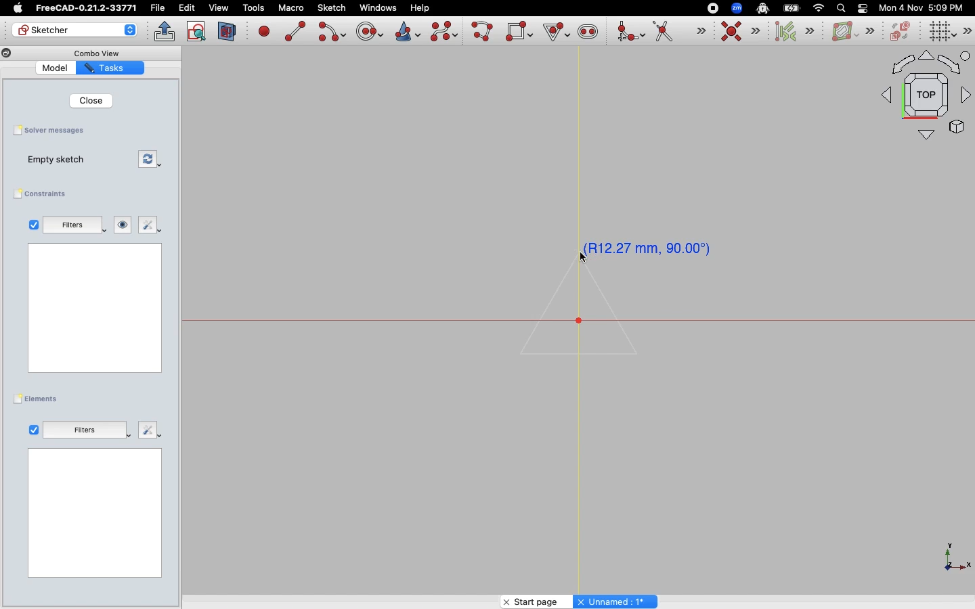 This screenshot has width=975, height=609. I want to click on Fix, so click(147, 430).